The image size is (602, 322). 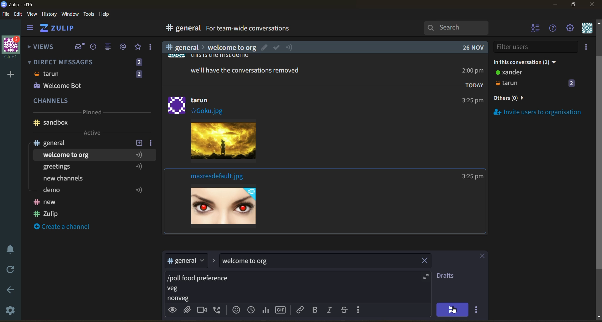 I want to click on organisation, so click(x=13, y=48).